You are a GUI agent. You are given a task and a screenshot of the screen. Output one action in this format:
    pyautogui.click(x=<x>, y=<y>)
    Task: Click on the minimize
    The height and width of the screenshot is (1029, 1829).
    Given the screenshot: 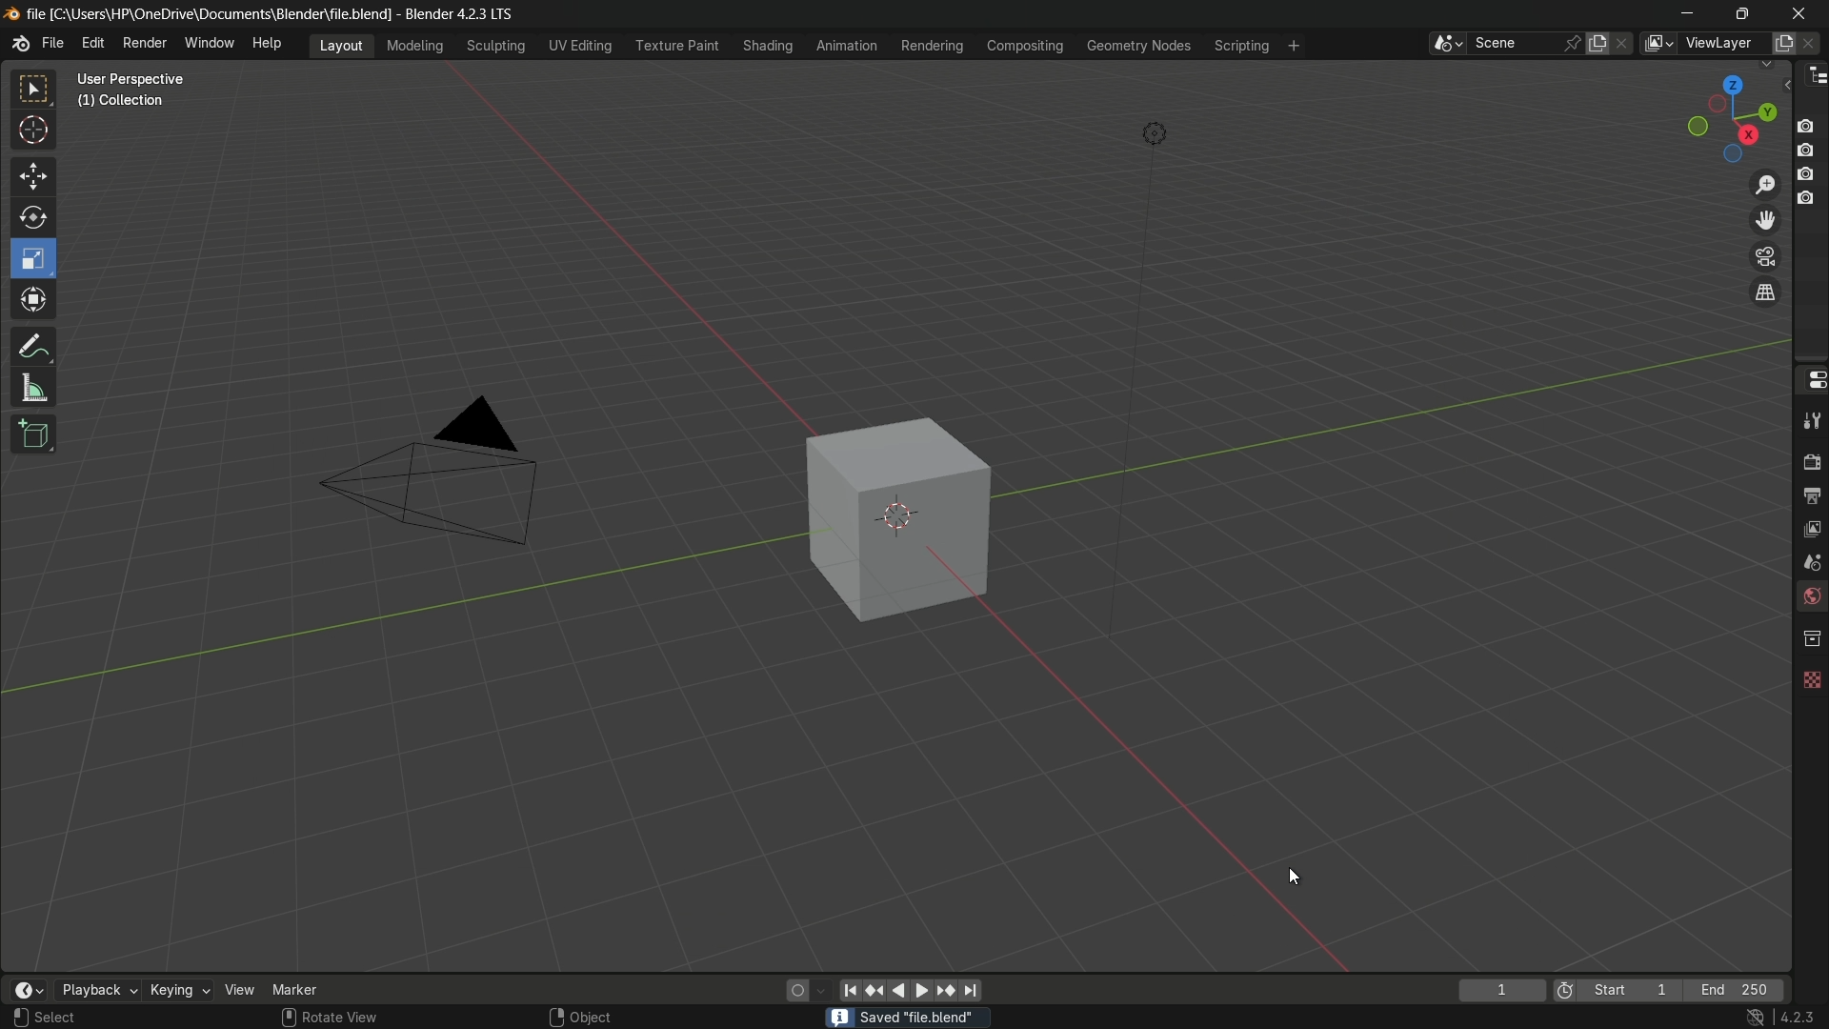 What is the action you would take?
    pyautogui.click(x=1688, y=13)
    